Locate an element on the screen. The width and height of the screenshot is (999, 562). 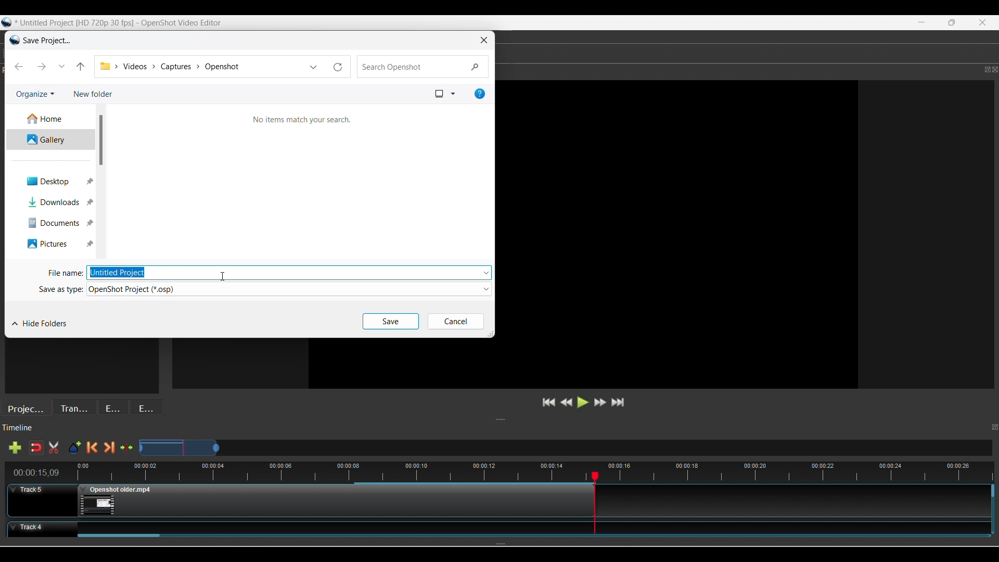
Type file name is located at coordinates (283, 273).